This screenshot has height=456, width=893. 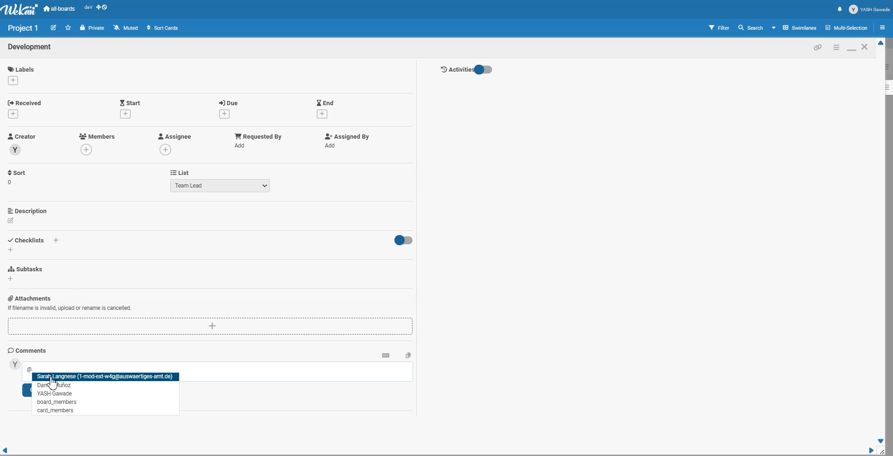 What do you see at coordinates (28, 210) in the screenshot?
I see `Add Description` at bounding box center [28, 210].